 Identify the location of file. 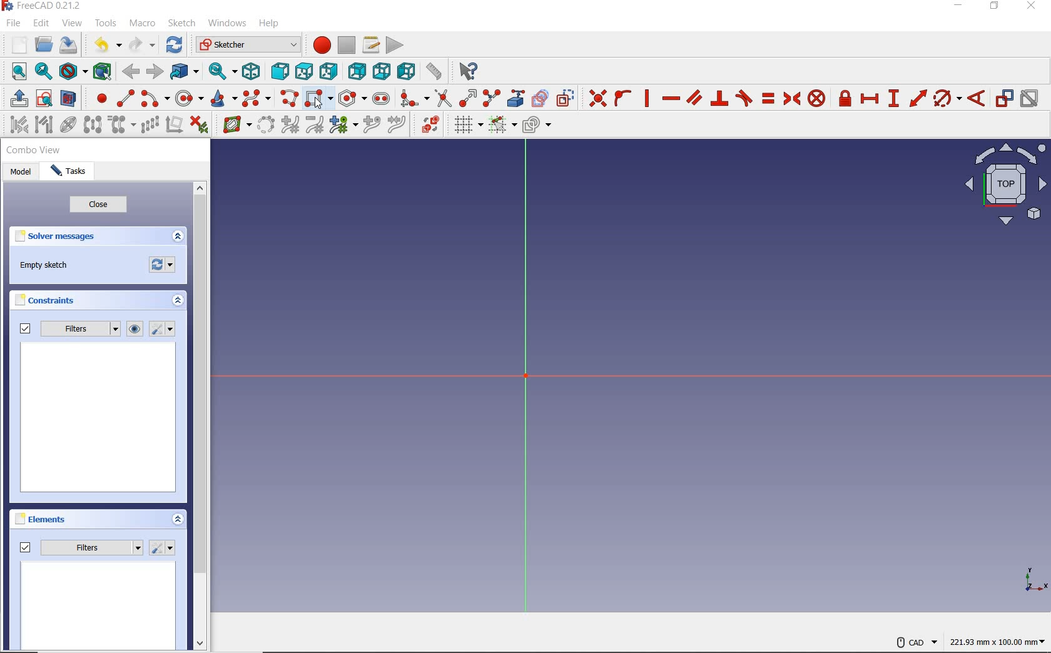
(14, 23).